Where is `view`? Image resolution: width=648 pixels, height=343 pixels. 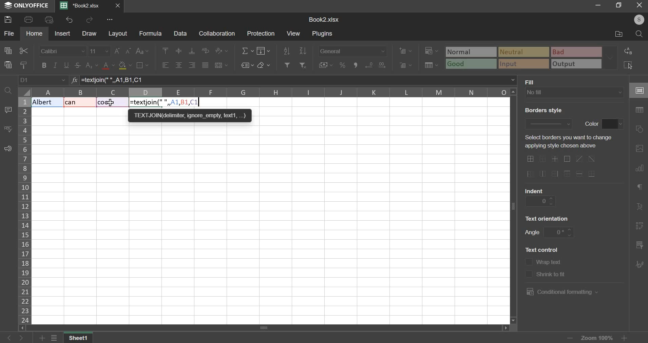
view is located at coordinates (293, 33).